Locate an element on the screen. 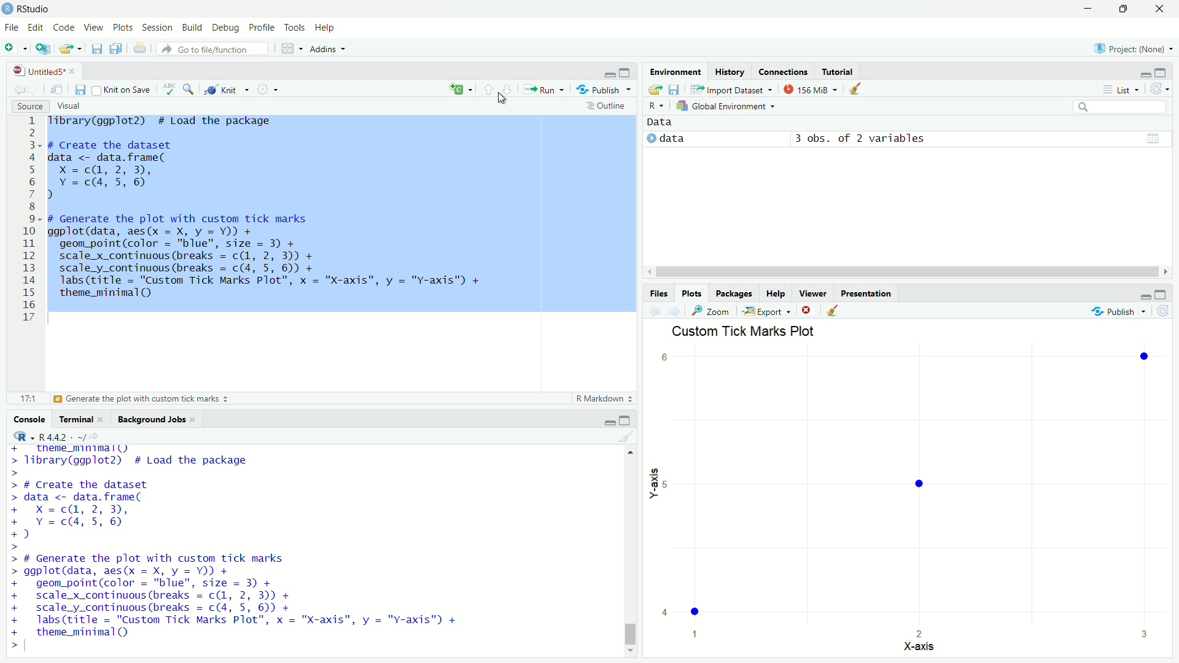 This screenshot has height=663, width=1179. remove the current plot is located at coordinates (808, 311).